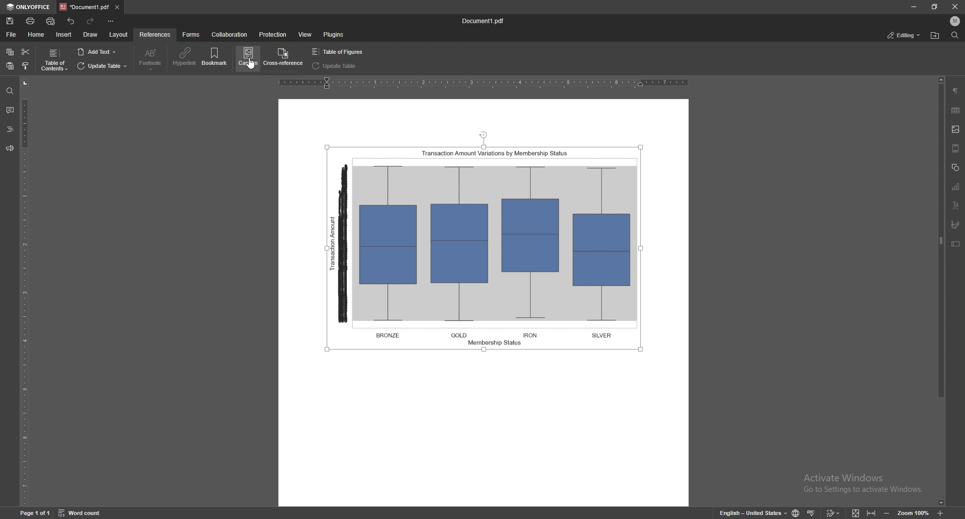  Describe the element at coordinates (955, 21) in the screenshot. I see `profile` at that location.